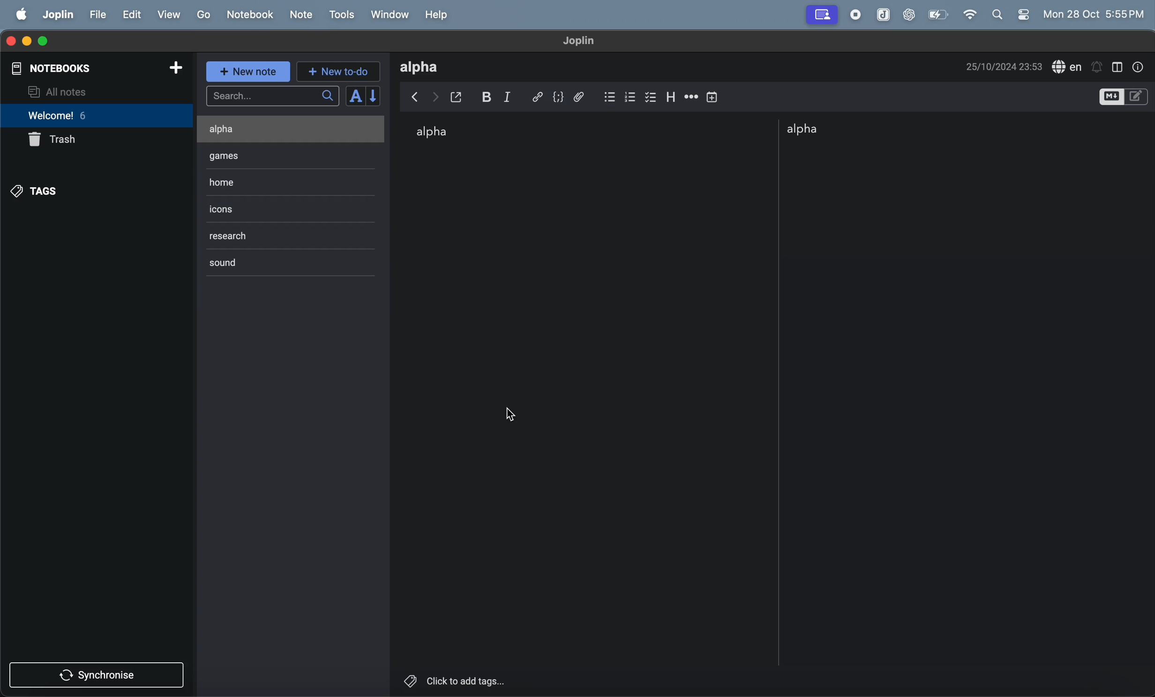  I want to click on edit, so click(133, 15).